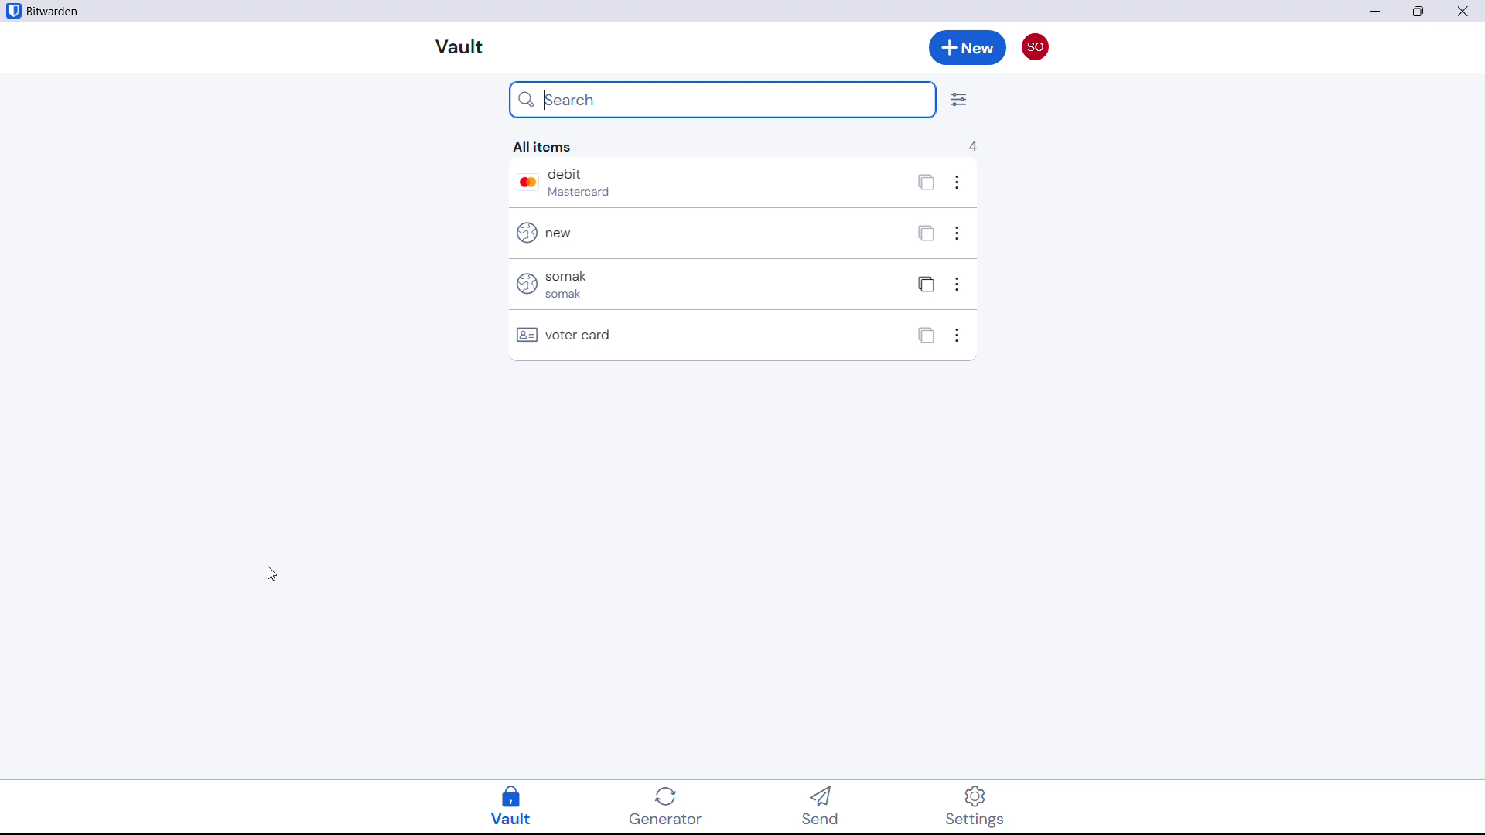 The height and width of the screenshot is (835, 1485). Describe the element at coordinates (716, 184) in the screenshot. I see `Item: Debit mastercard` at that location.